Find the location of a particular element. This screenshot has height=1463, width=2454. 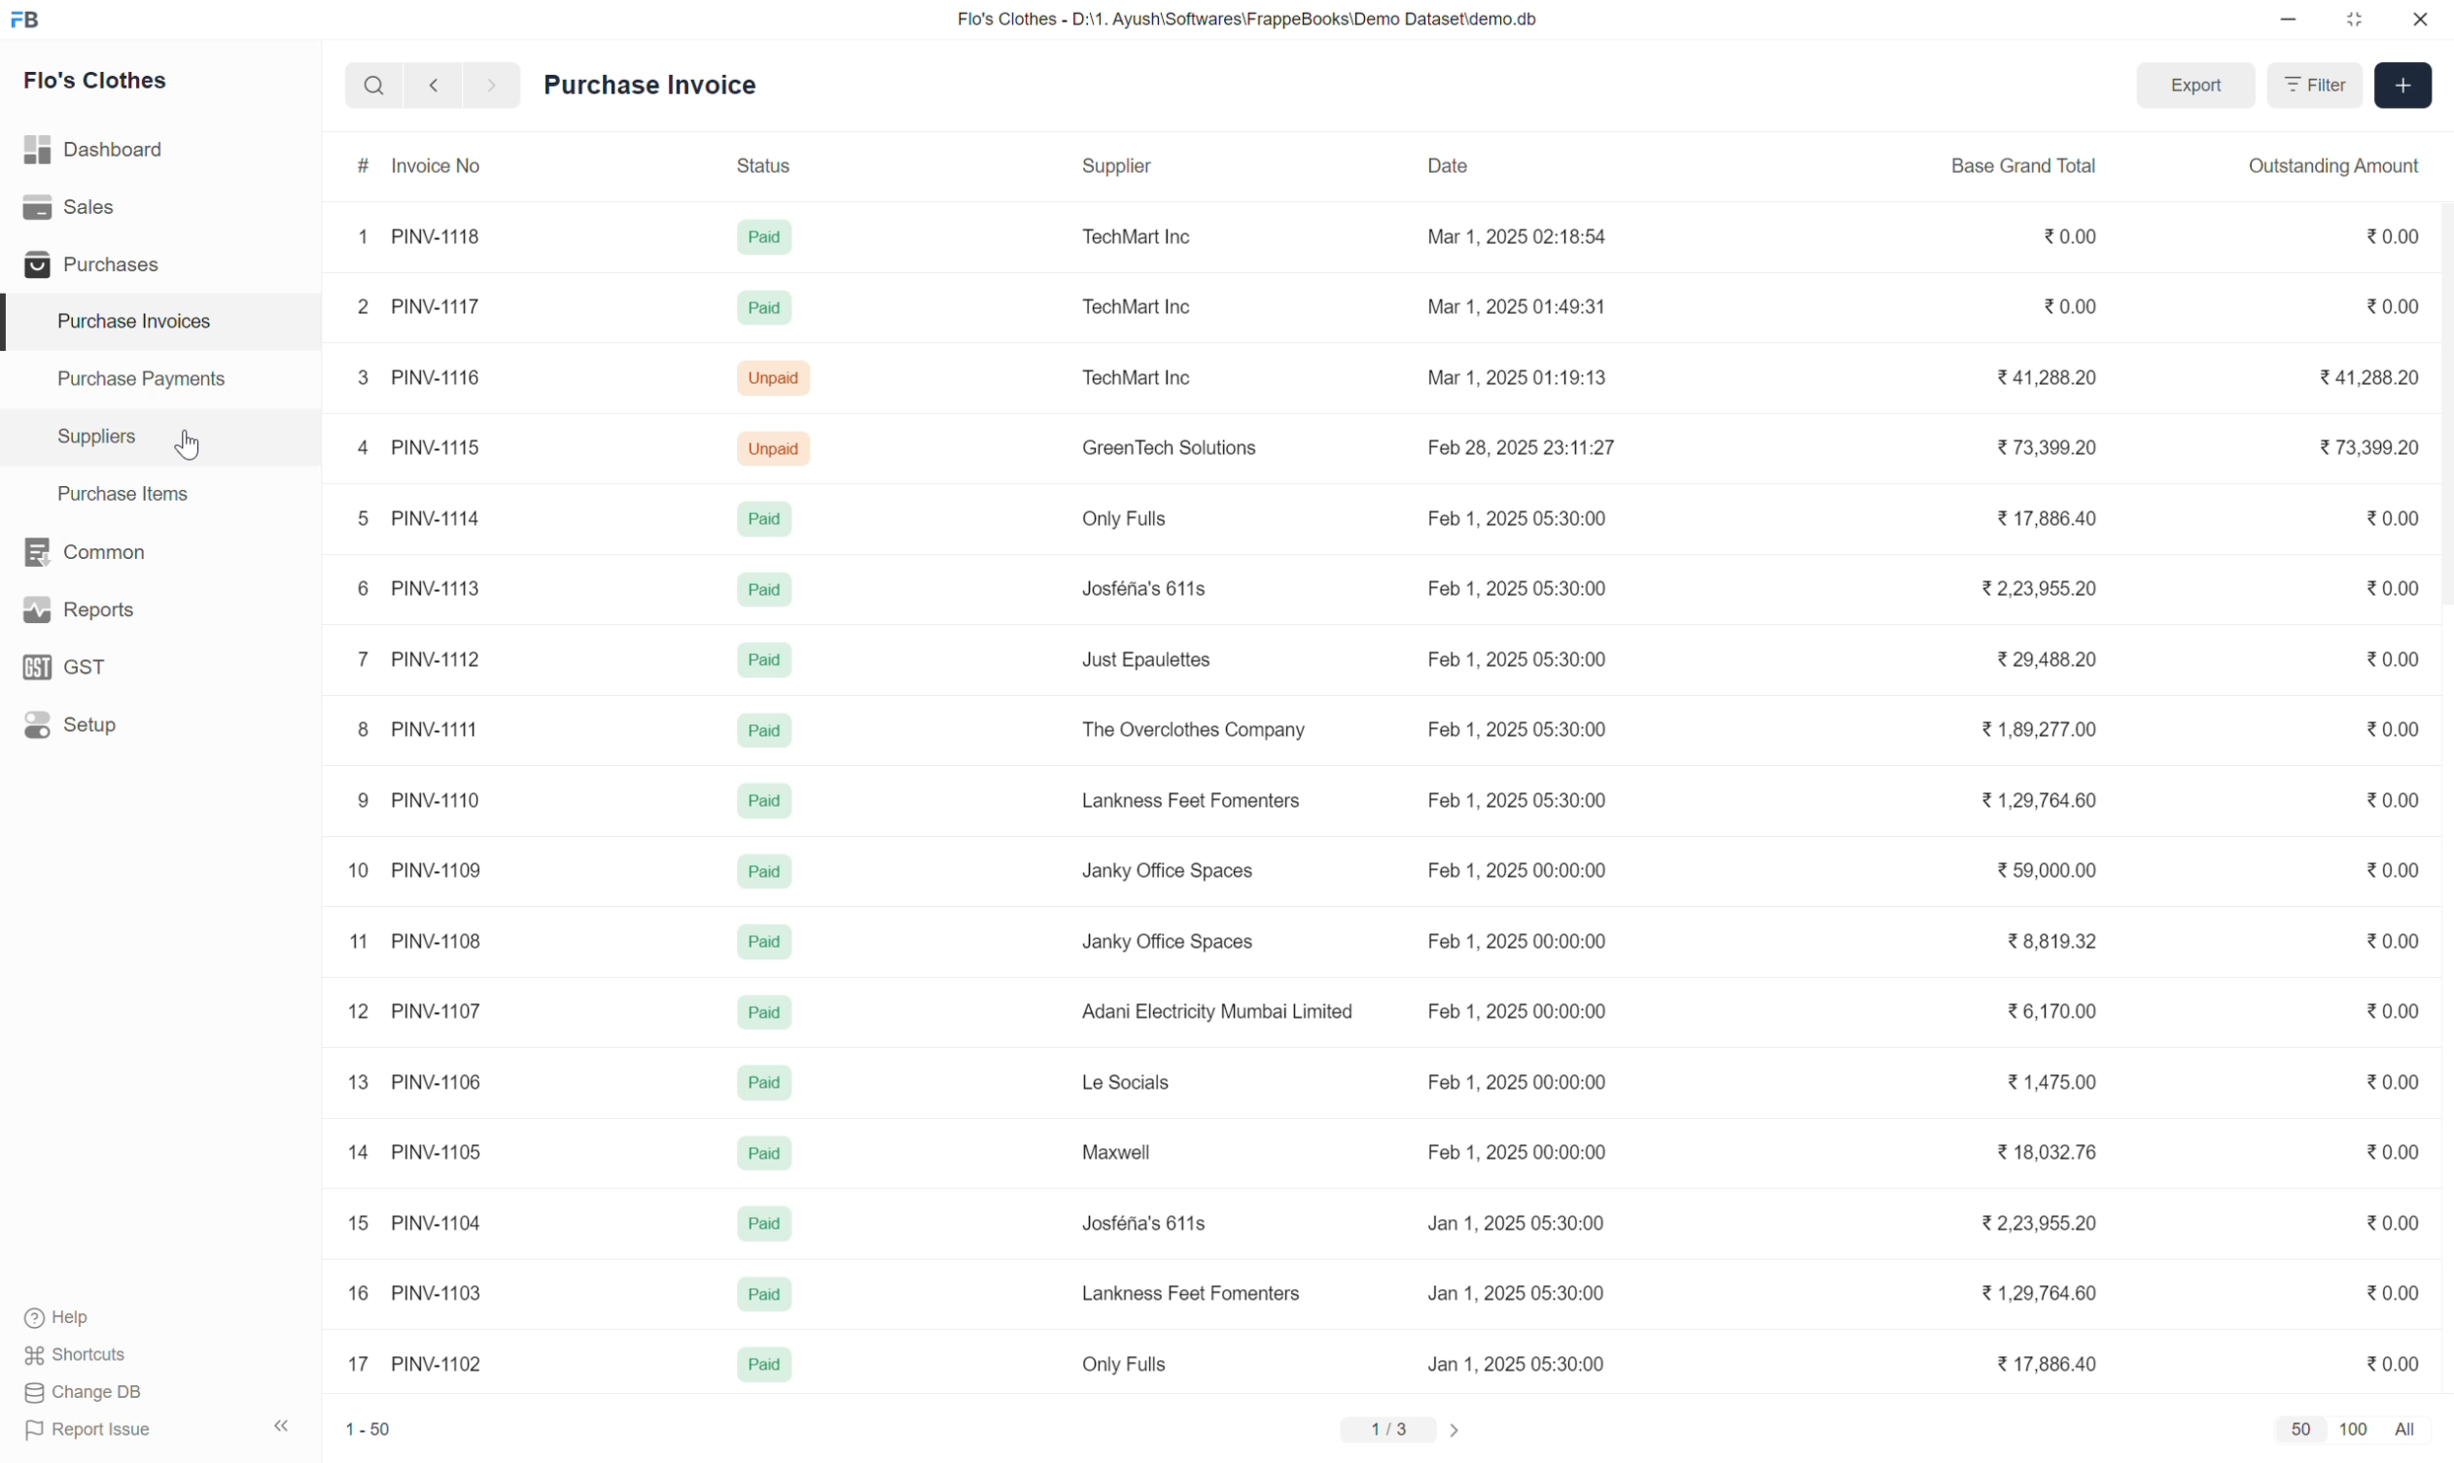

Lankness Feet Fomenters is located at coordinates (1190, 801).